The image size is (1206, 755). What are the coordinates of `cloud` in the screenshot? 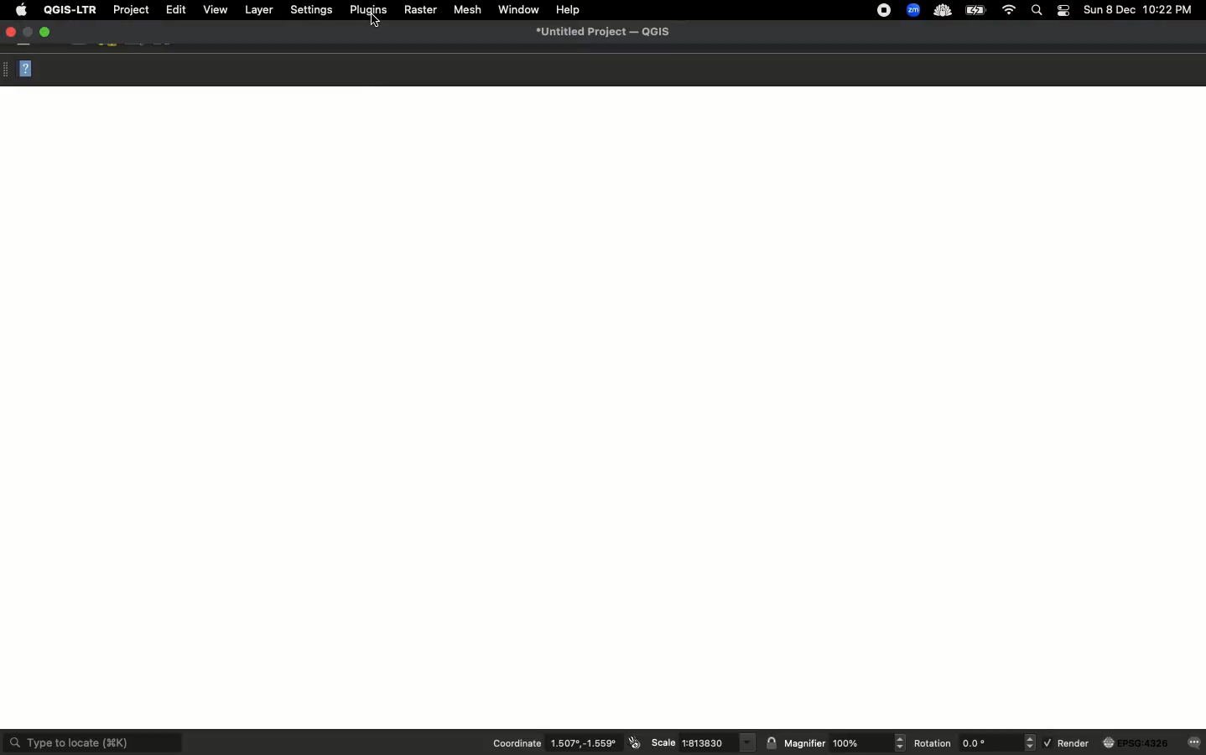 It's located at (943, 10).